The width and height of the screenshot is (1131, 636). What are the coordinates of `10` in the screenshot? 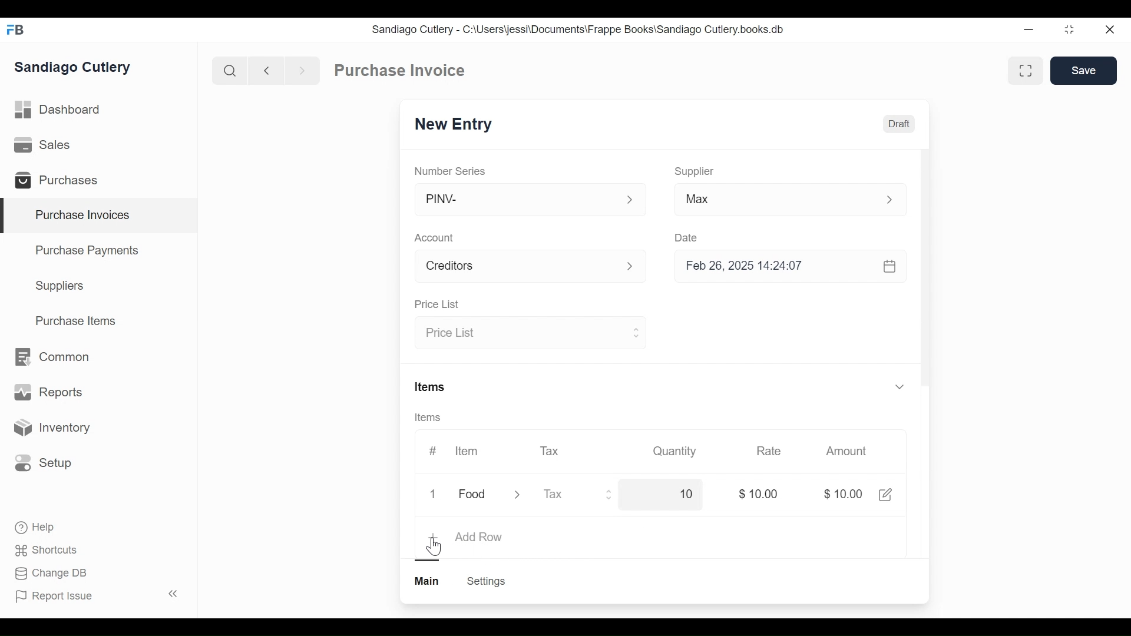 It's located at (676, 495).